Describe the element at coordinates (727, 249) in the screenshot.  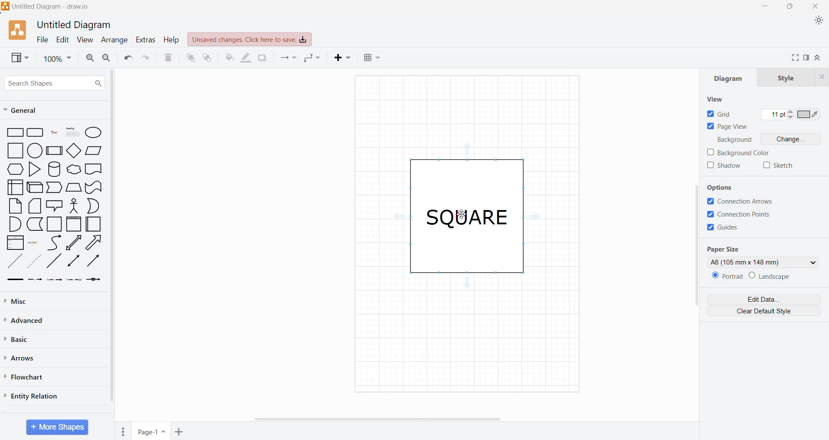
I see `Page Size` at that location.